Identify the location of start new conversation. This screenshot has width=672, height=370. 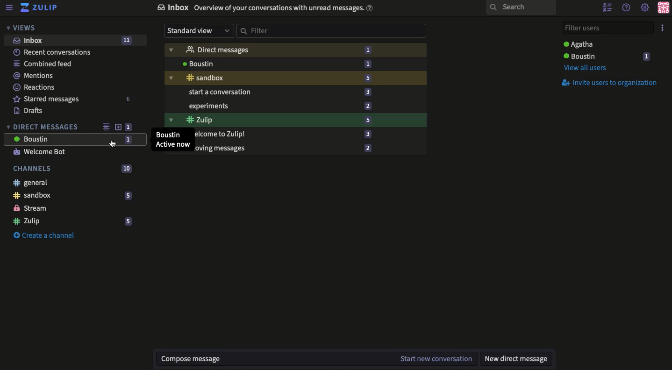
(436, 358).